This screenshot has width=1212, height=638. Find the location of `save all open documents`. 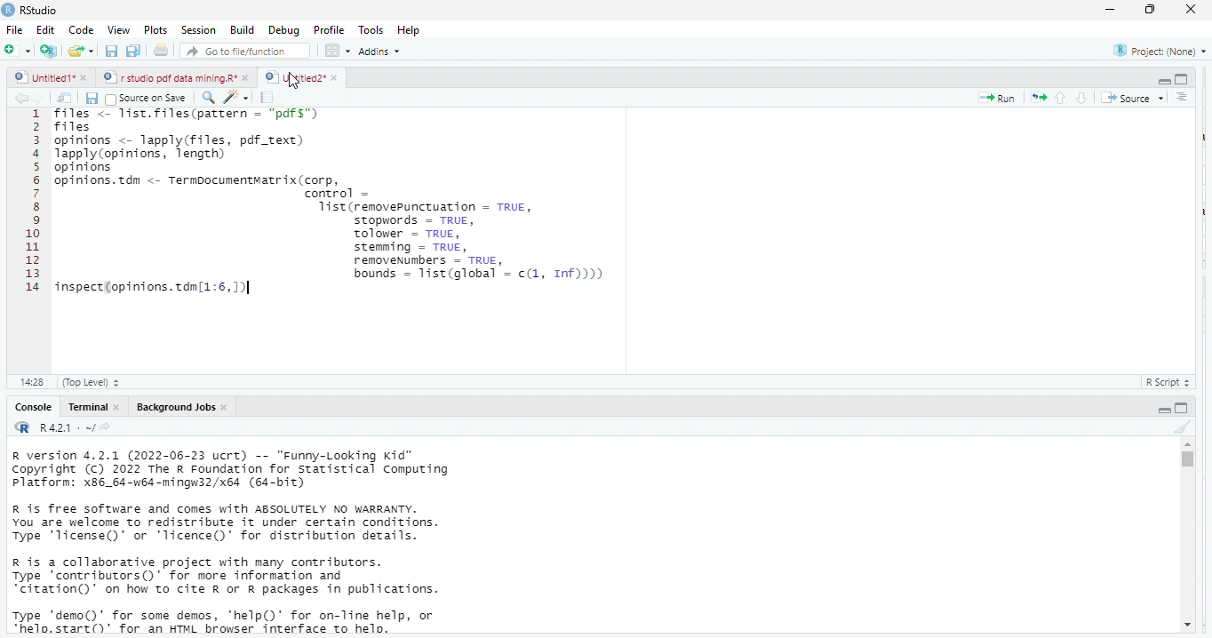

save all open documents is located at coordinates (134, 52).